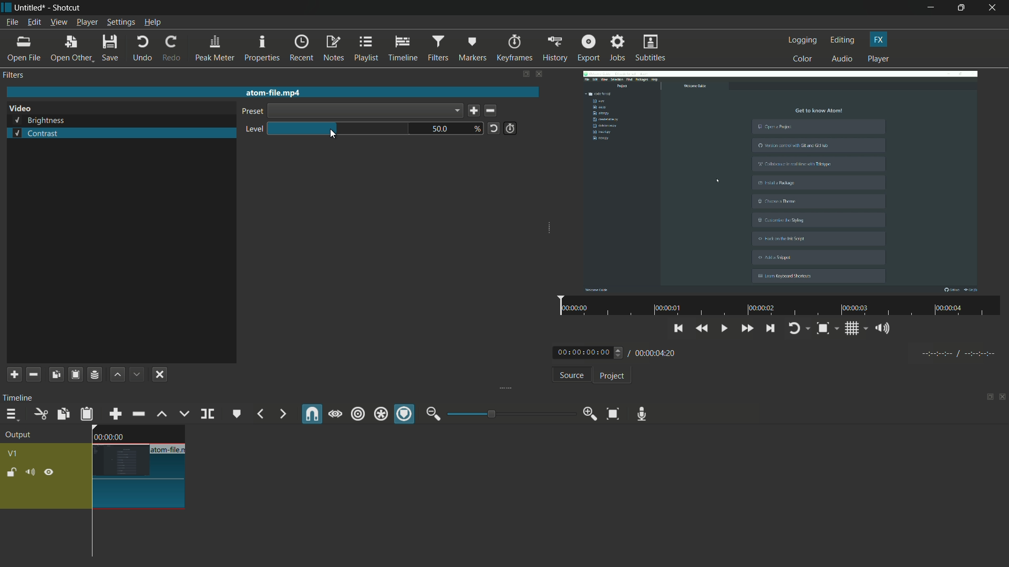  Describe the element at coordinates (473, 111) in the screenshot. I see `save` at that location.